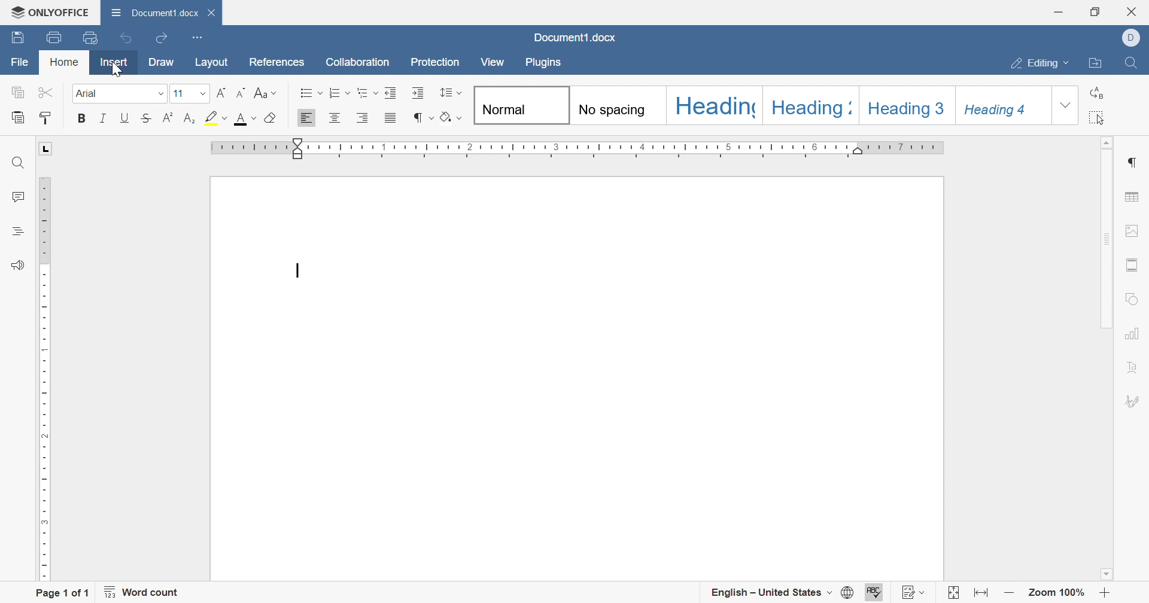 This screenshot has height=603, width=1149. Describe the element at coordinates (1000, 107) in the screenshot. I see `Heading 4` at that location.